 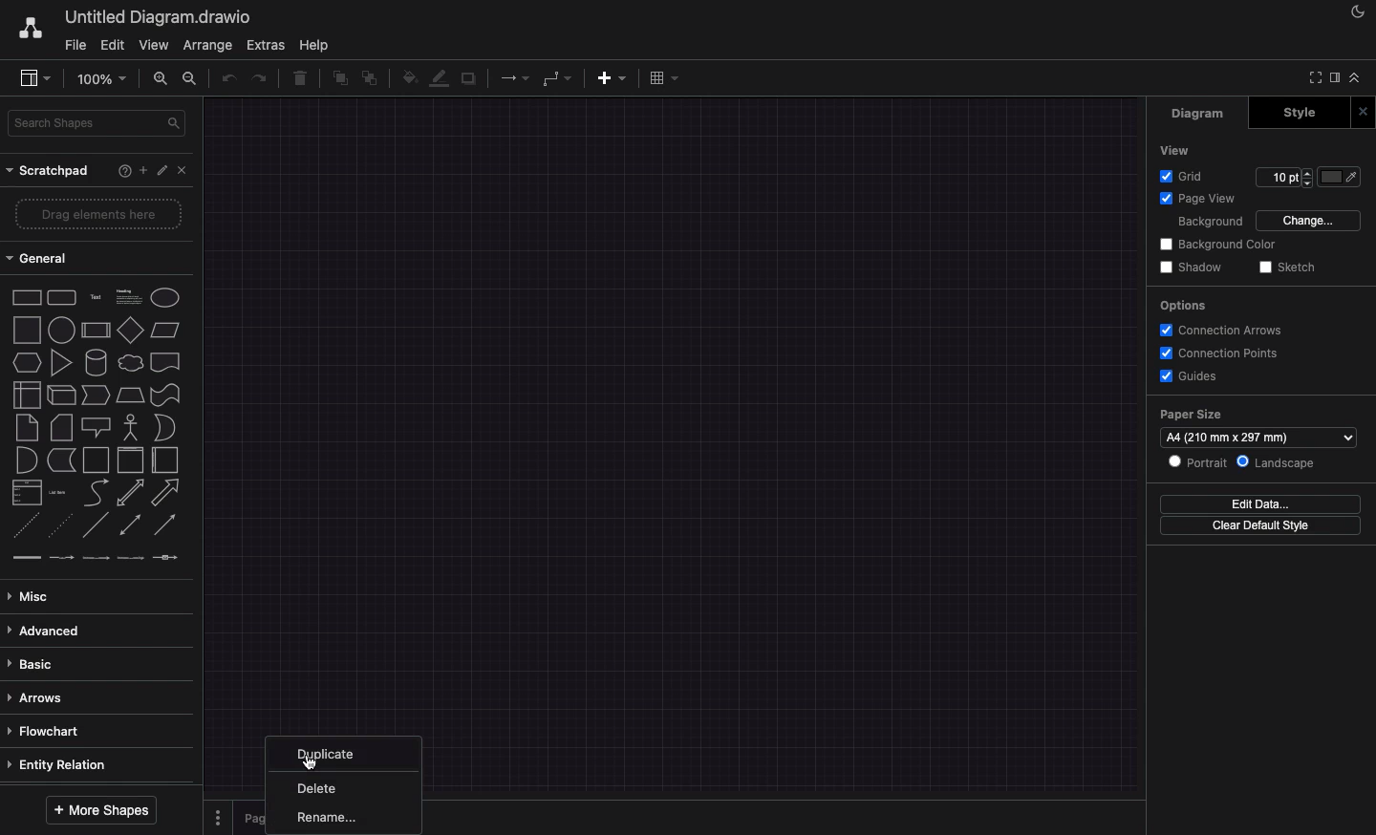 What do you see at coordinates (1195, 463) in the screenshot?
I see `portrait` at bounding box center [1195, 463].